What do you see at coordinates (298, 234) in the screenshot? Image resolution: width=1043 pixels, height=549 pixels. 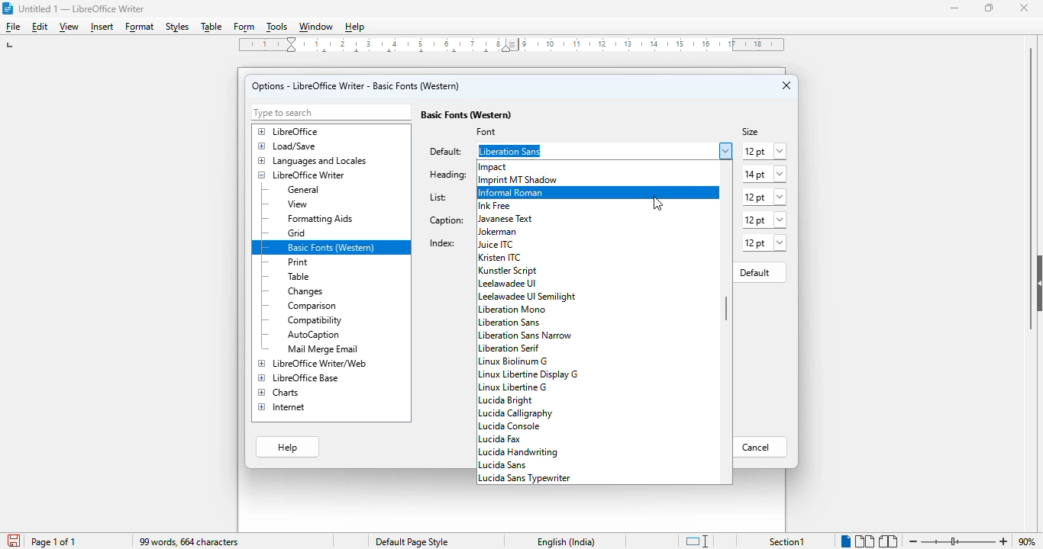 I see `grid` at bounding box center [298, 234].